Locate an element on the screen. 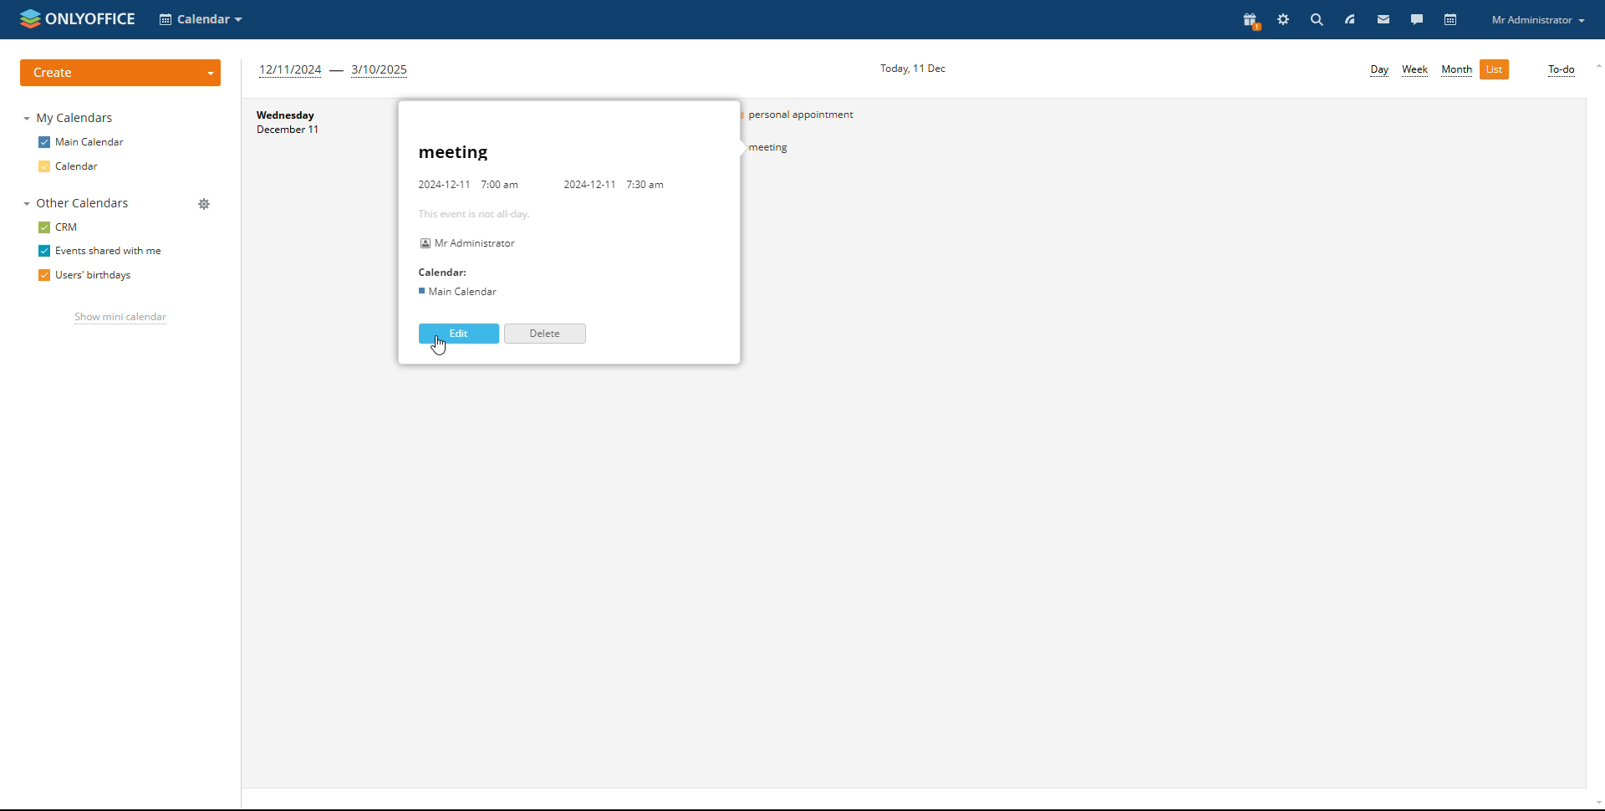  to-do is located at coordinates (1561, 71).